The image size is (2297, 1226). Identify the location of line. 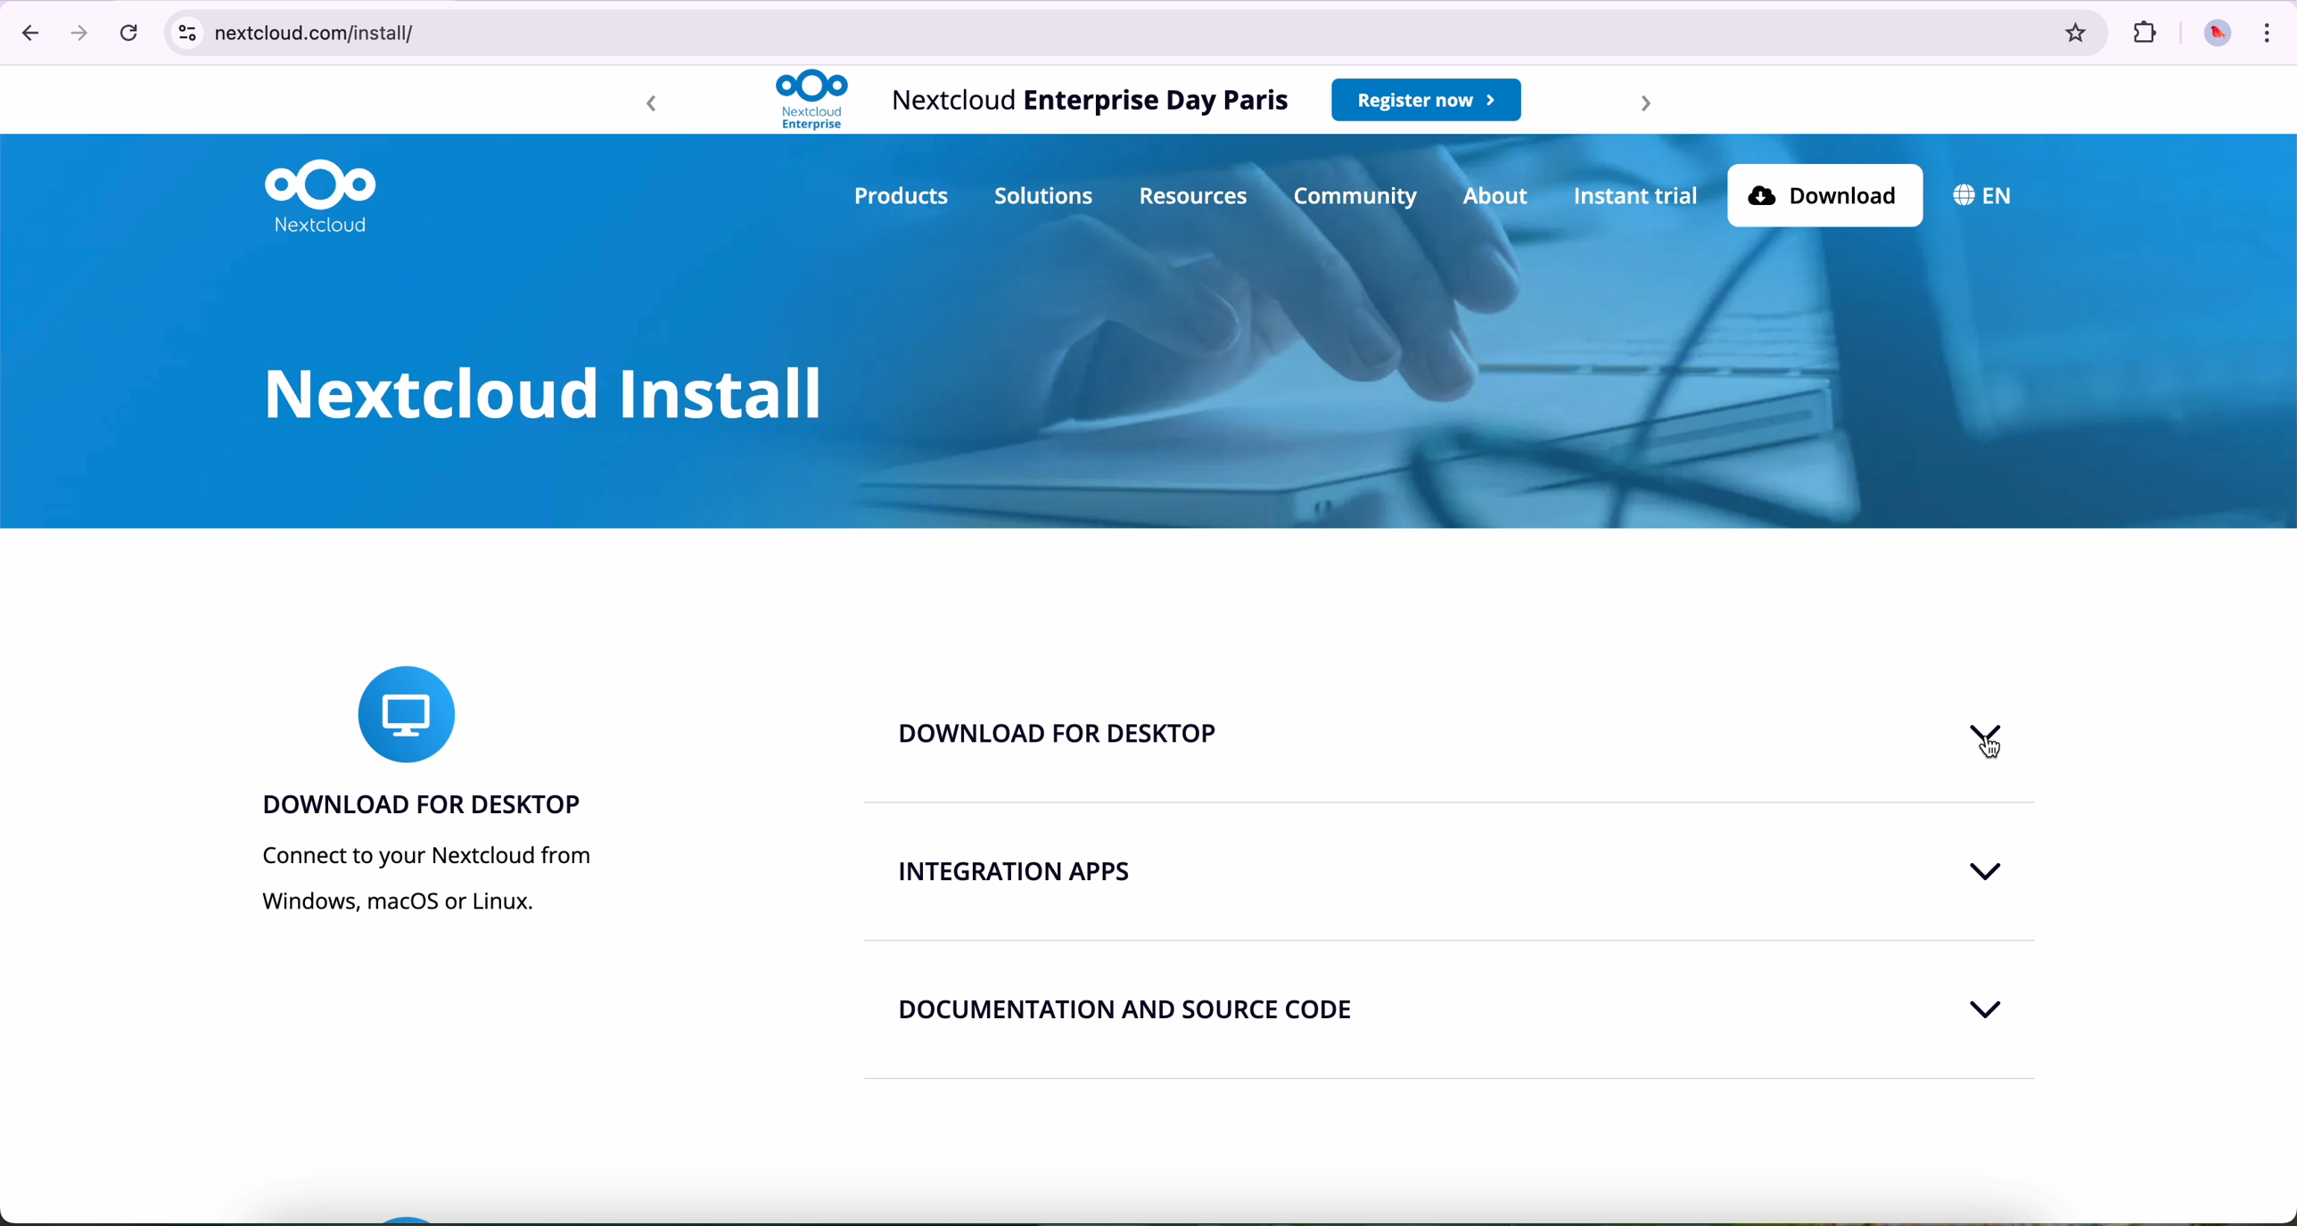
(1460, 941).